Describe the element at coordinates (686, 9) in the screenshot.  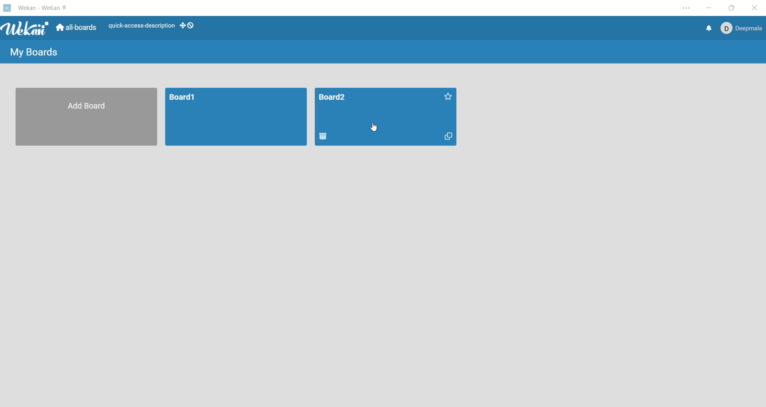
I see `settings and more` at that location.